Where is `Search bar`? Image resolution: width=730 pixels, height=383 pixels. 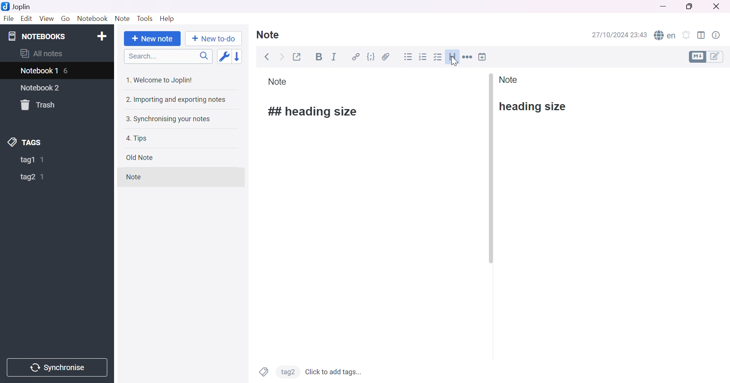 Search bar is located at coordinates (168, 56).